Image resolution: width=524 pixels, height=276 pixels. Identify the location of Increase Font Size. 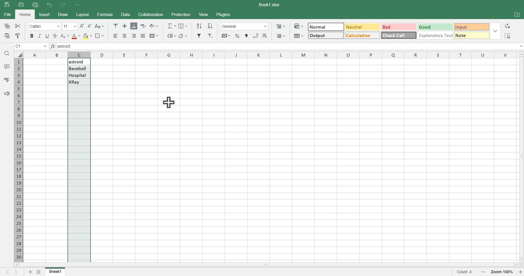
(82, 26).